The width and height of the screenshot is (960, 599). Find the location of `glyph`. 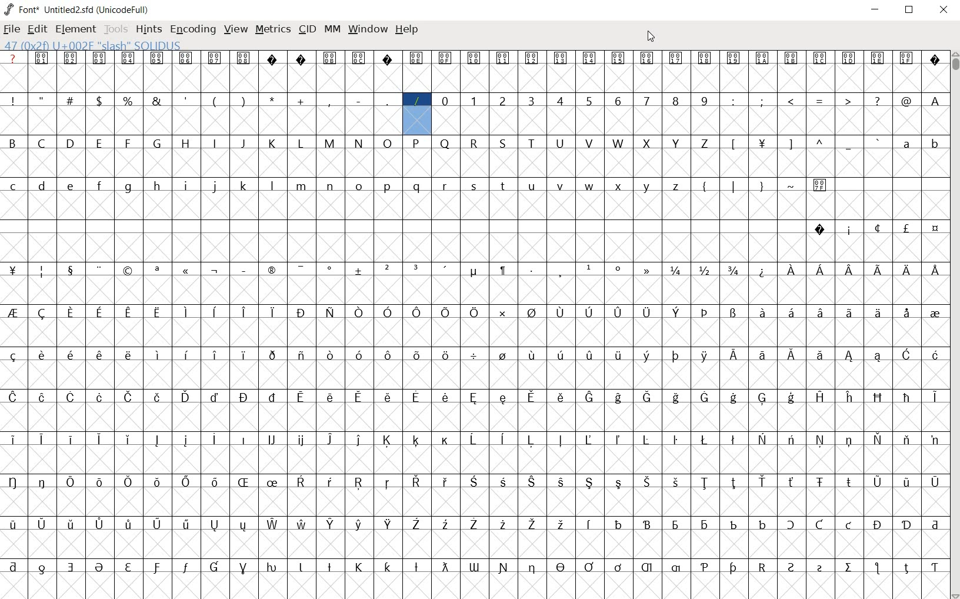

glyph is located at coordinates (215, 567).